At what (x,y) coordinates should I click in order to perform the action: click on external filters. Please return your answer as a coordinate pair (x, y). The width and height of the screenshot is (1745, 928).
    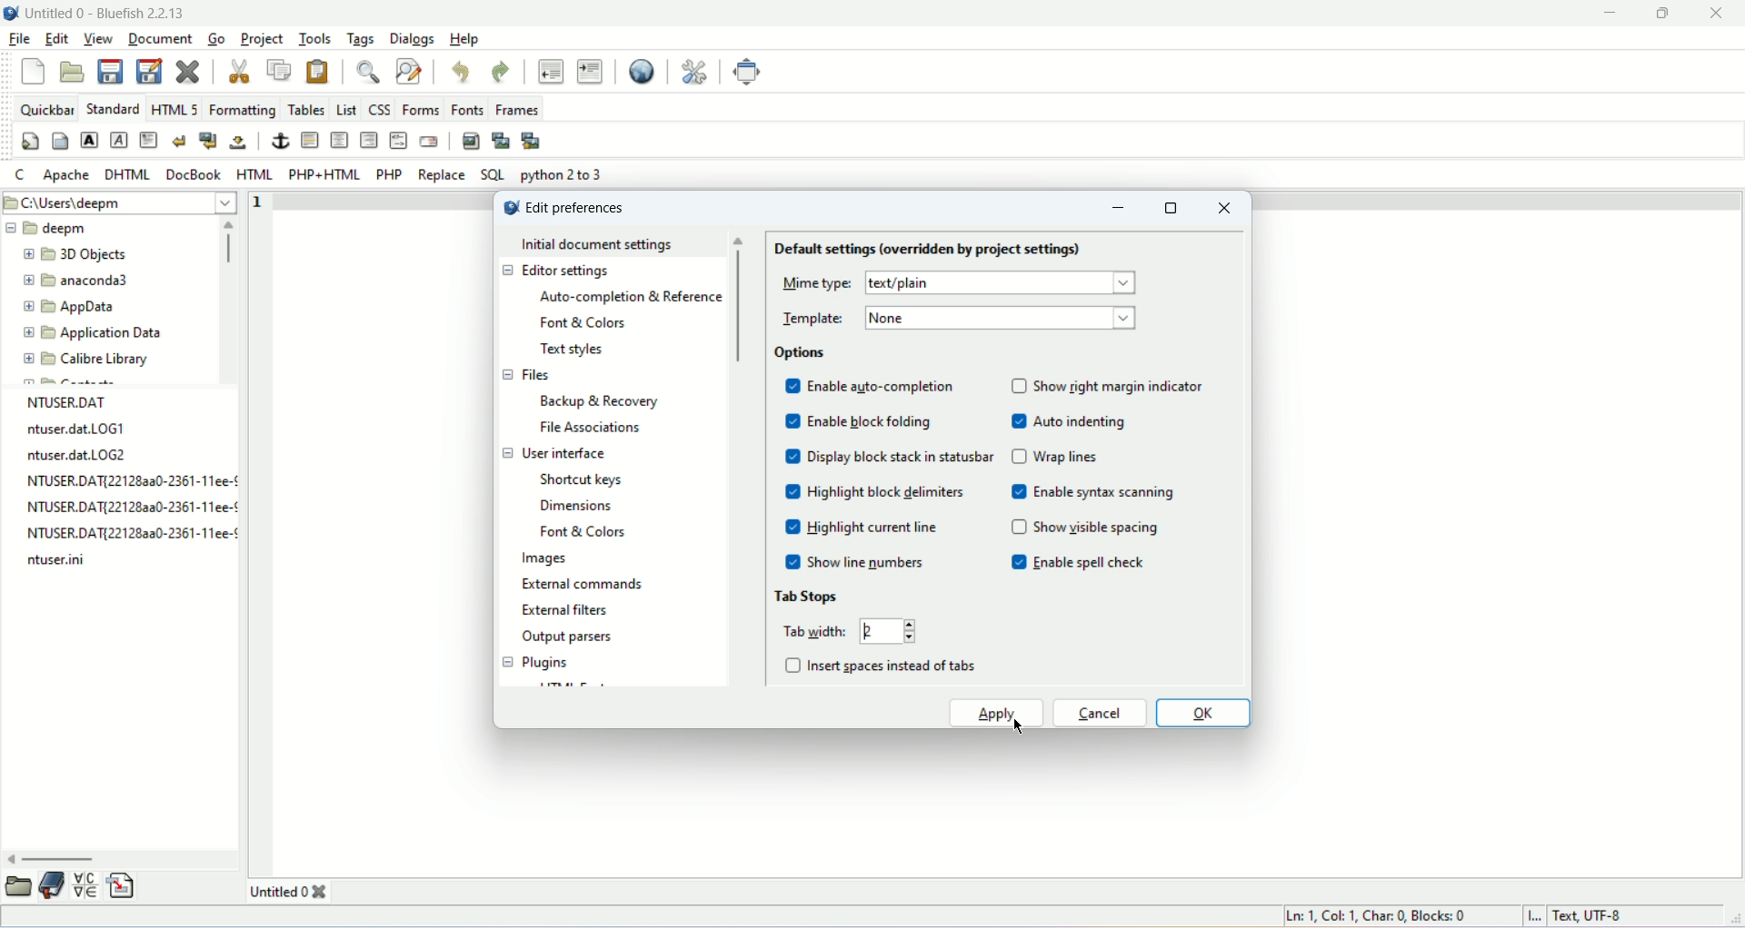
    Looking at the image, I should click on (566, 609).